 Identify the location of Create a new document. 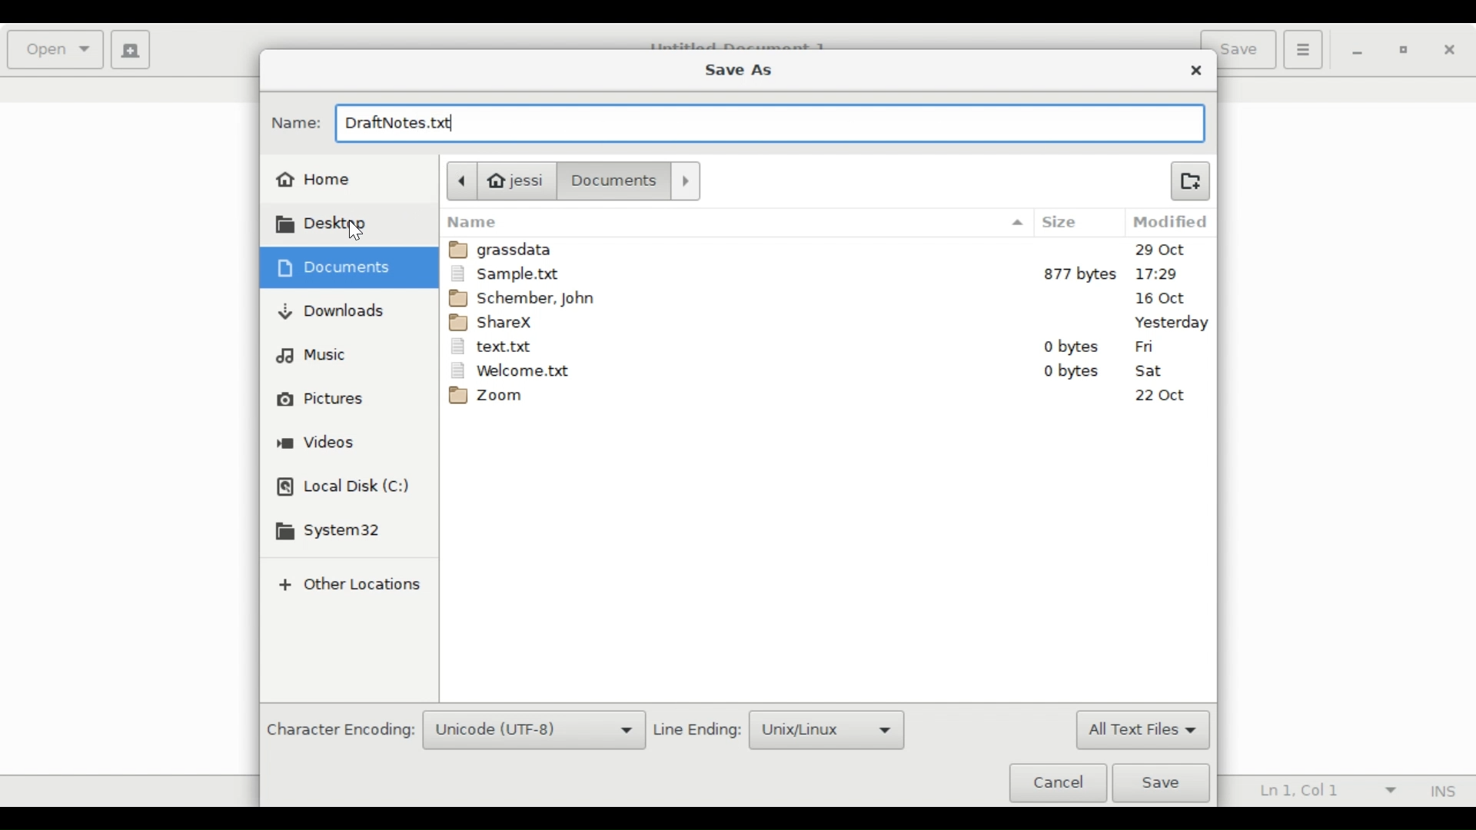
(131, 50).